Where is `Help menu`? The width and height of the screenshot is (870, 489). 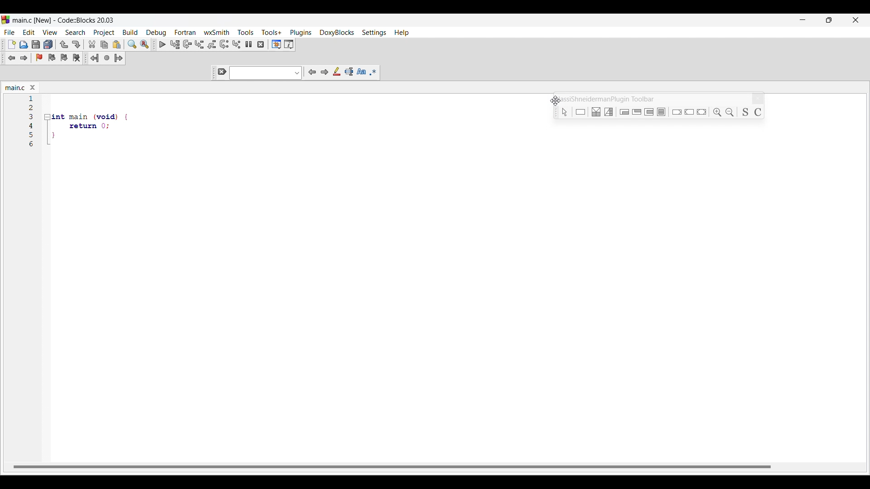
Help menu is located at coordinates (401, 33).